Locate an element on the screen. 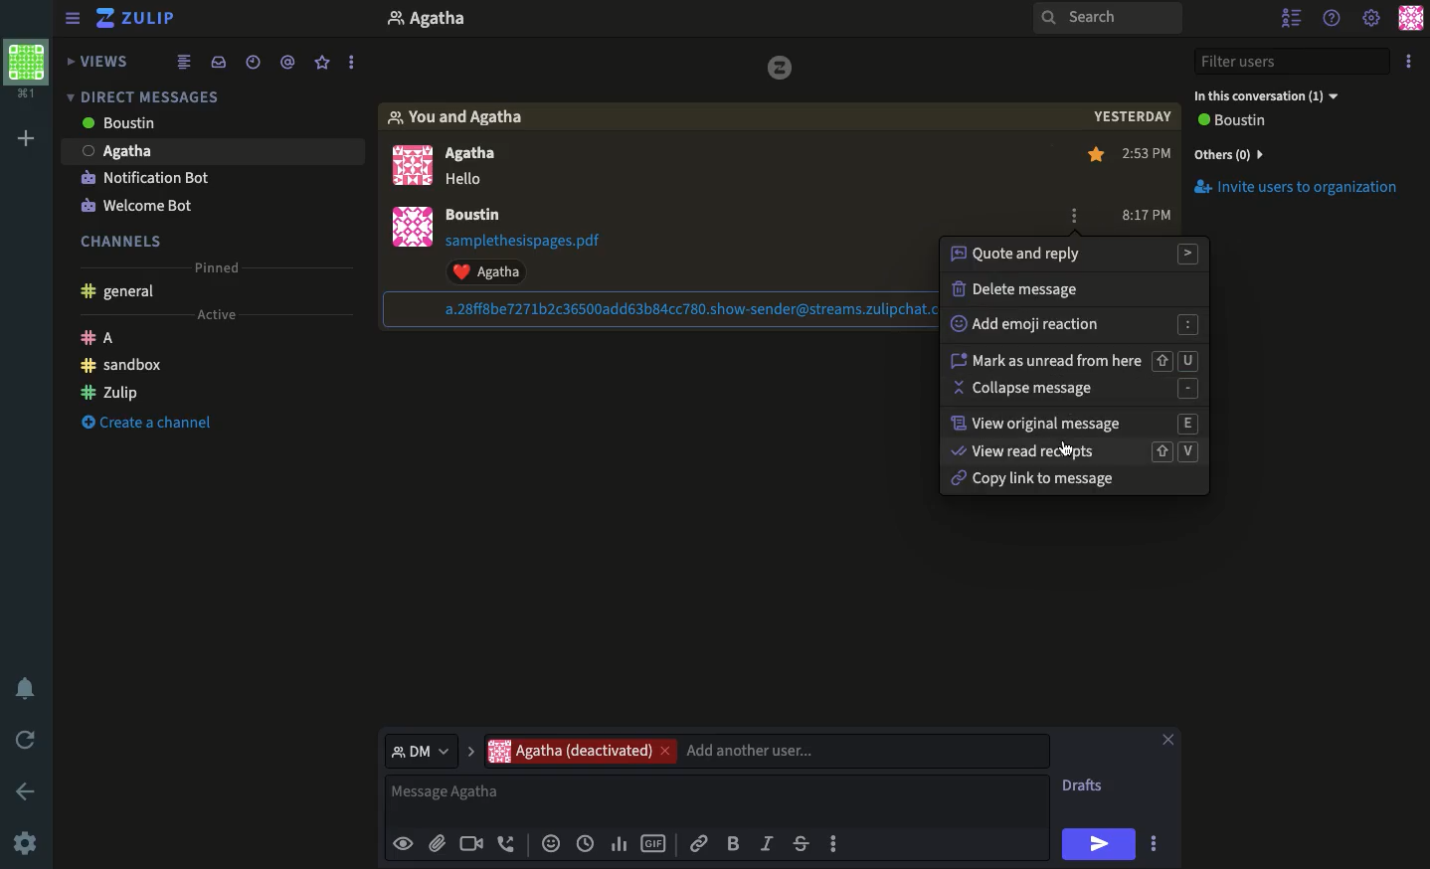 Image resolution: width=1430 pixels, height=869 pixels. agatha is located at coordinates (172, 155).